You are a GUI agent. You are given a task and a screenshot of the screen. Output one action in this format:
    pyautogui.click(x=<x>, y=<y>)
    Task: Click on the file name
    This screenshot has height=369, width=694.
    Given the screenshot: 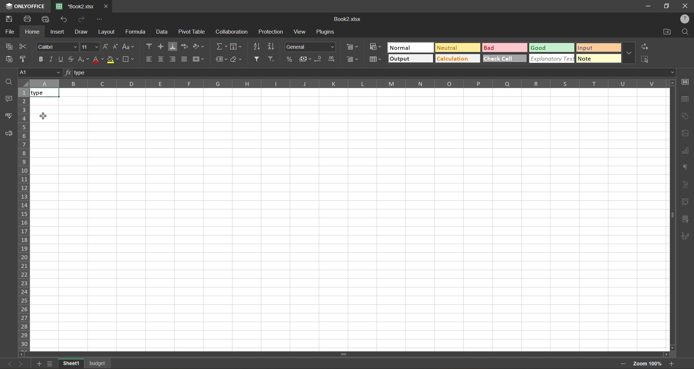 What is the action you would take?
    pyautogui.click(x=348, y=19)
    